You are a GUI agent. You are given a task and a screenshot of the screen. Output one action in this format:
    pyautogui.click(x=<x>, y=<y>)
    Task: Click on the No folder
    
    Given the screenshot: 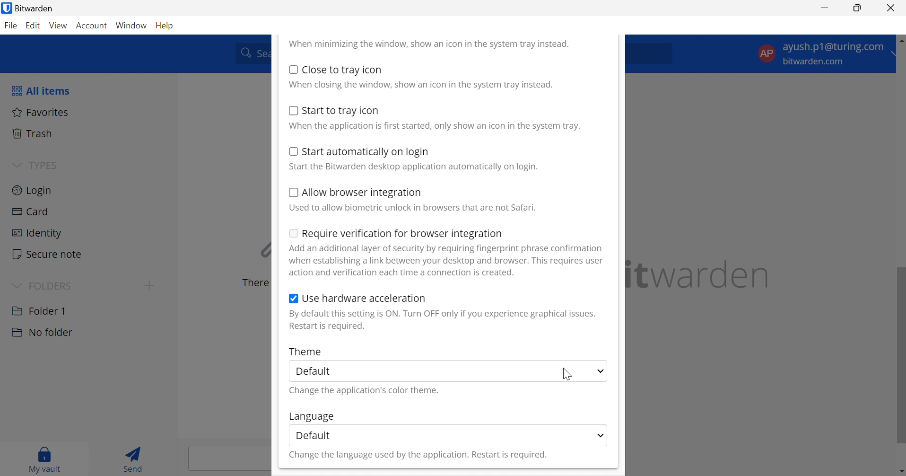 What is the action you would take?
    pyautogui.click(x=42, y=333)
    